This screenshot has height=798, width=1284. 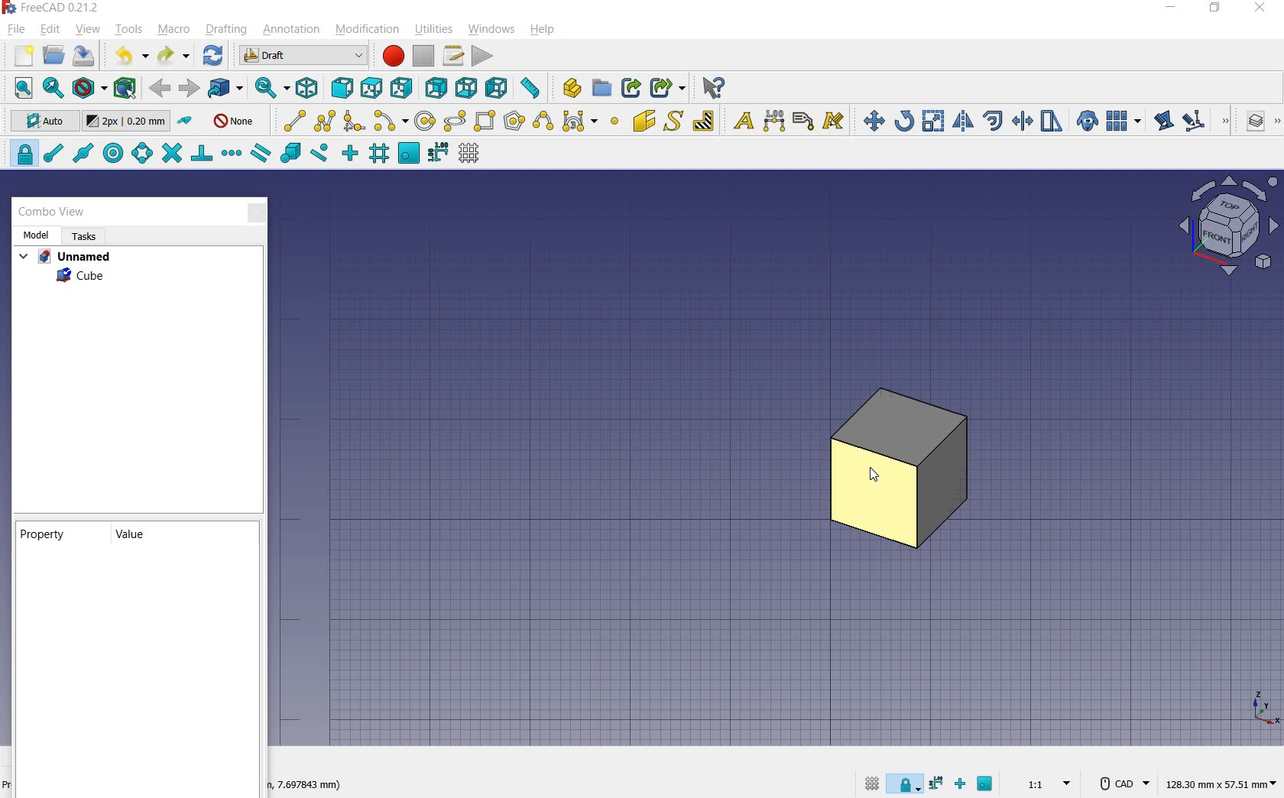 I want to click on snap midpoint, so click(x=84, y=154).